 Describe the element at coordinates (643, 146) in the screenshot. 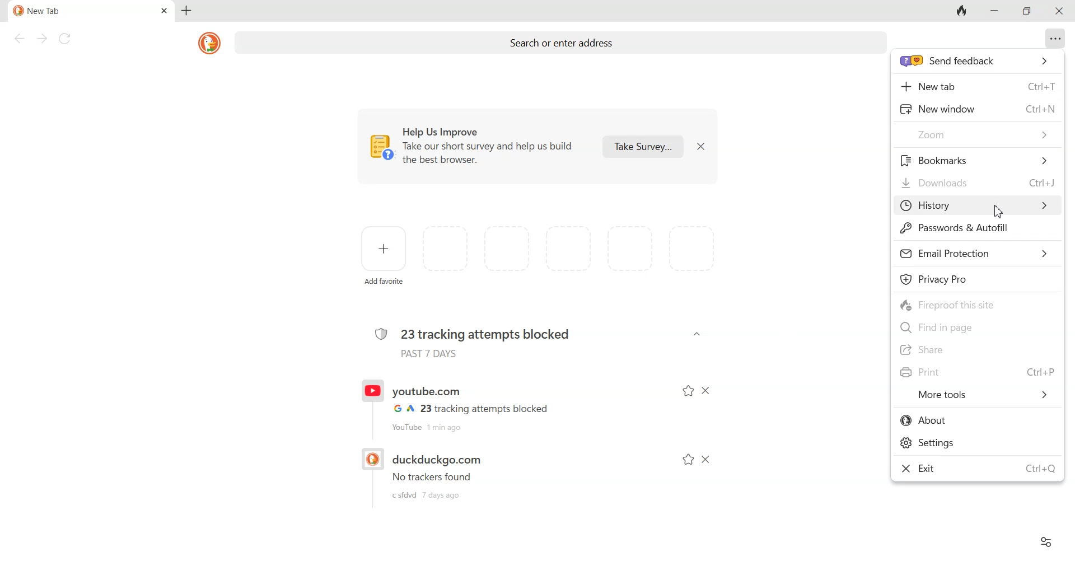

I see `Take survey...` at that location.